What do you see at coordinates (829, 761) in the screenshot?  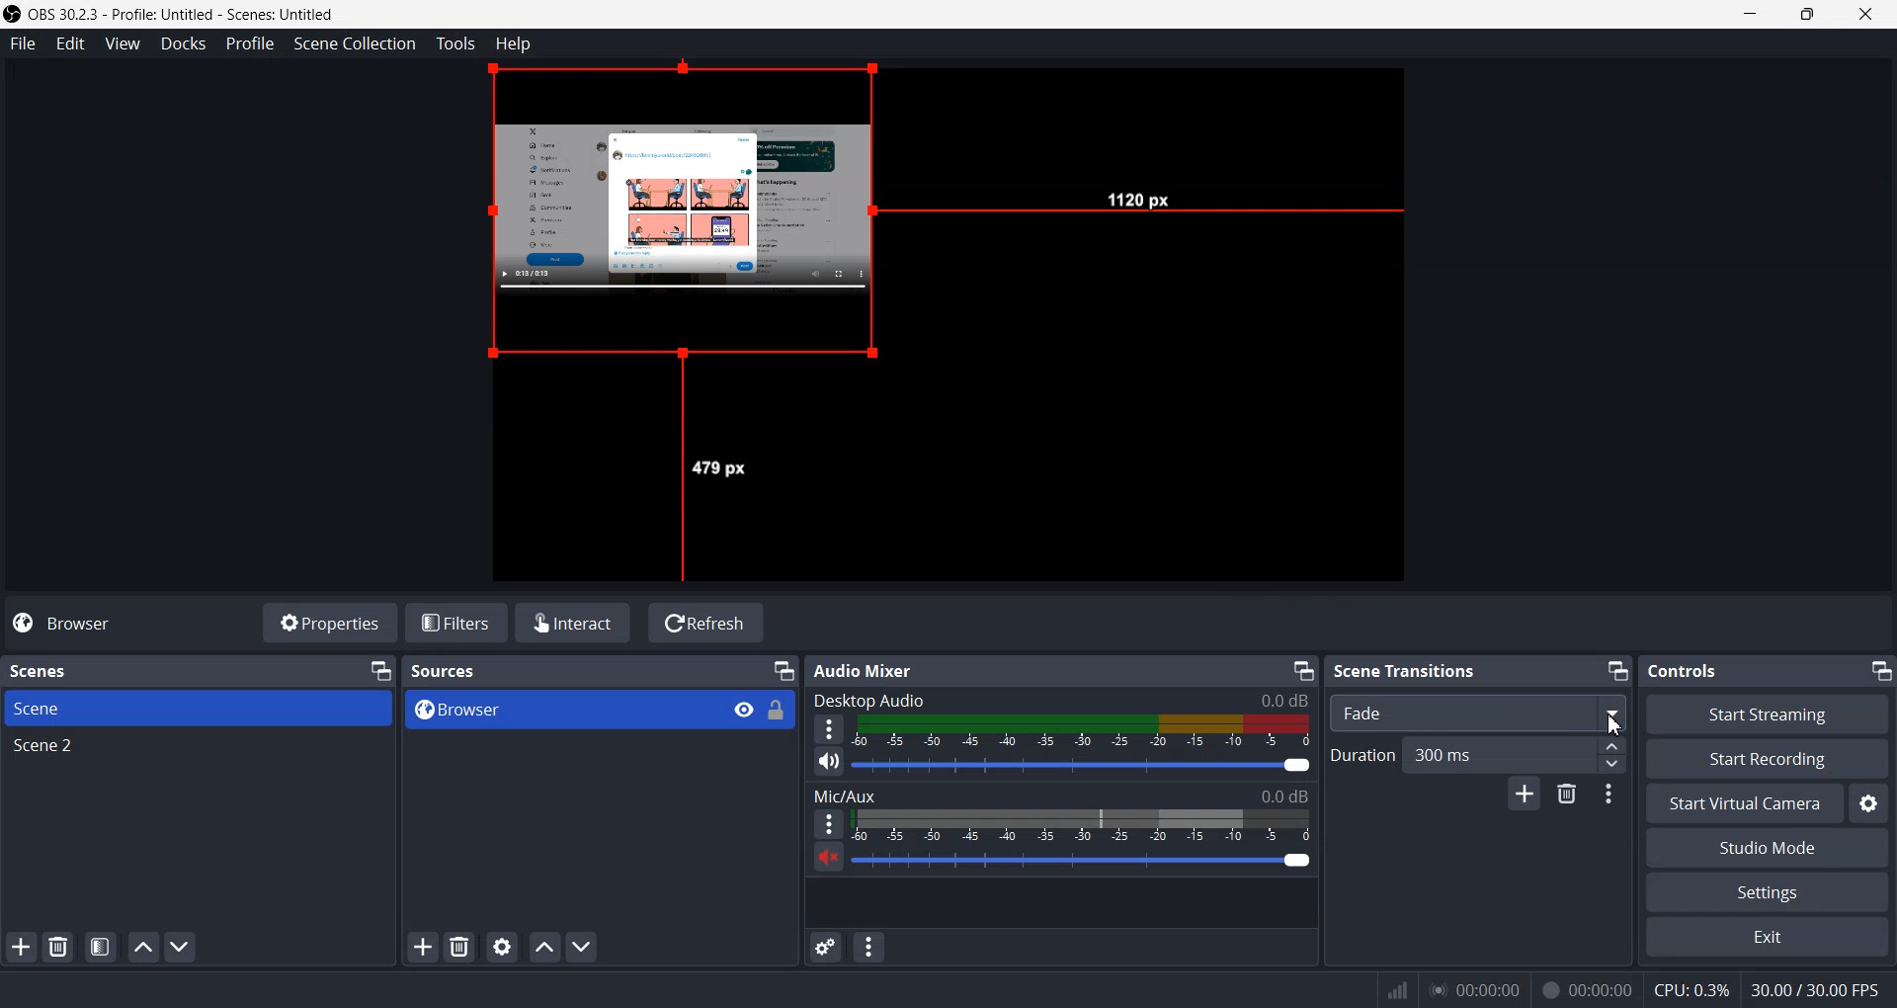 I see `Mute/ Unmute` at bounding box center [829, 761].